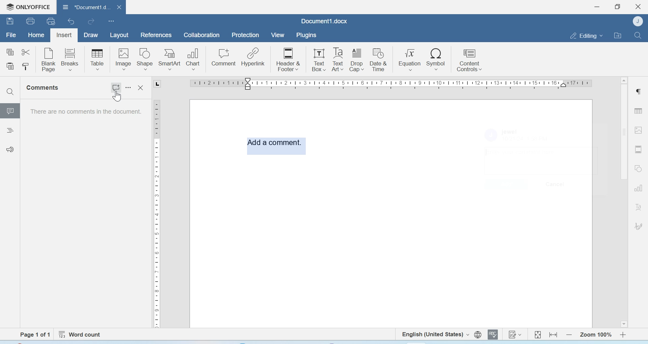  I want to click on View, so click(277, 35).